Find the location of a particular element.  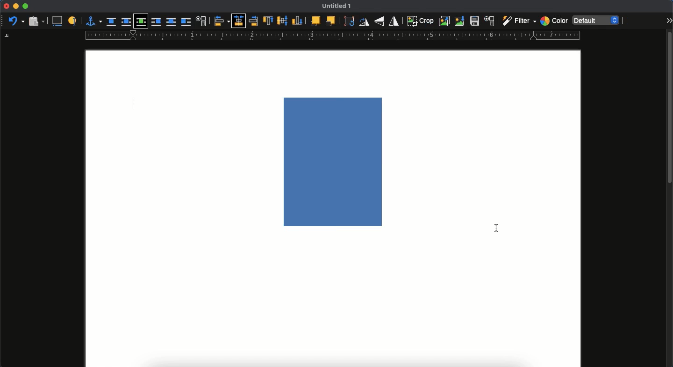

scroll is located at coordinates (670, 200).